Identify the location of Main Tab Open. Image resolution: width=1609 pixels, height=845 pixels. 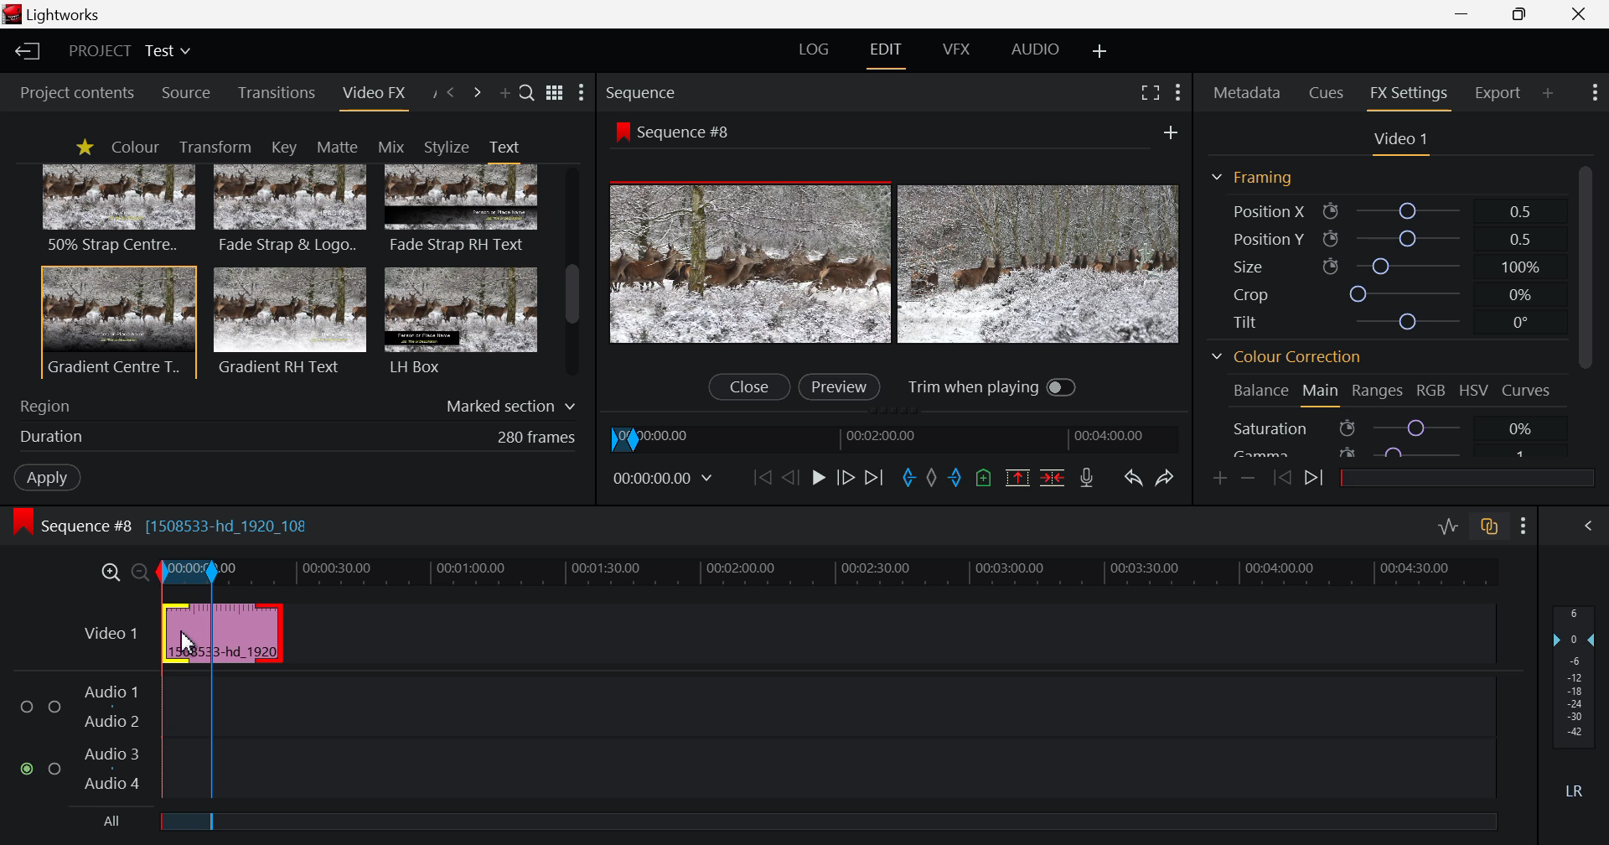
(1322, 393).